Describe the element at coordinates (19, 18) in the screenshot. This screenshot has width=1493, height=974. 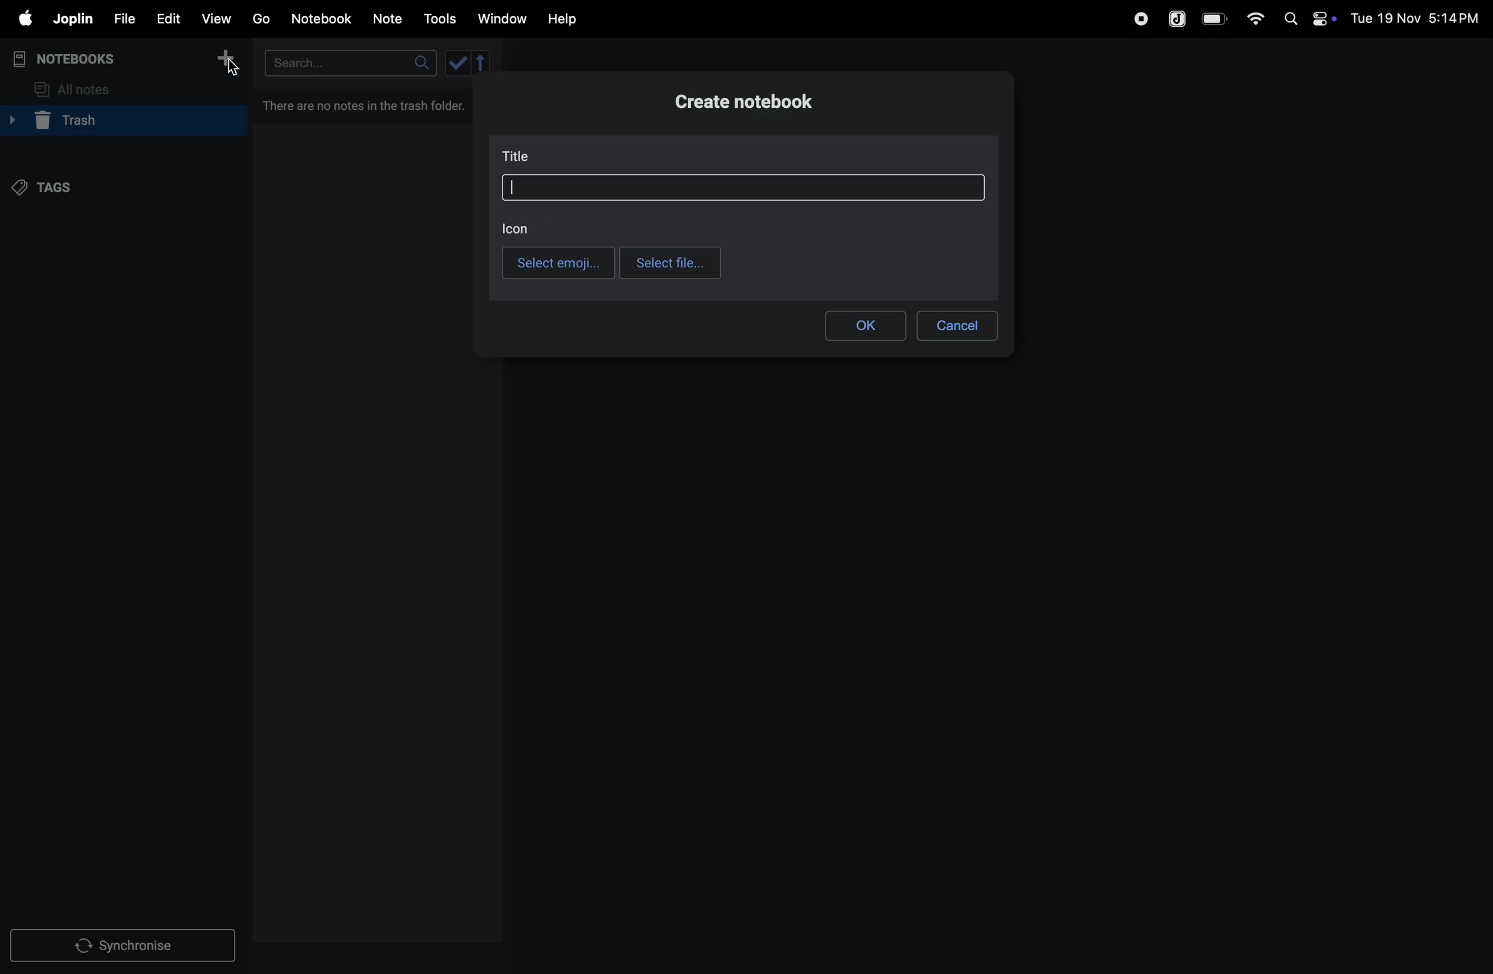
I see `apple menu` at that location.